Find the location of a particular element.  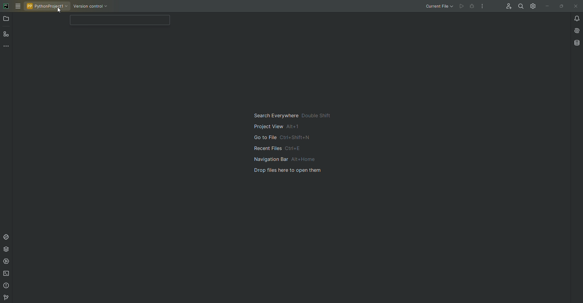

cursor is located at coordinates (57, 11).